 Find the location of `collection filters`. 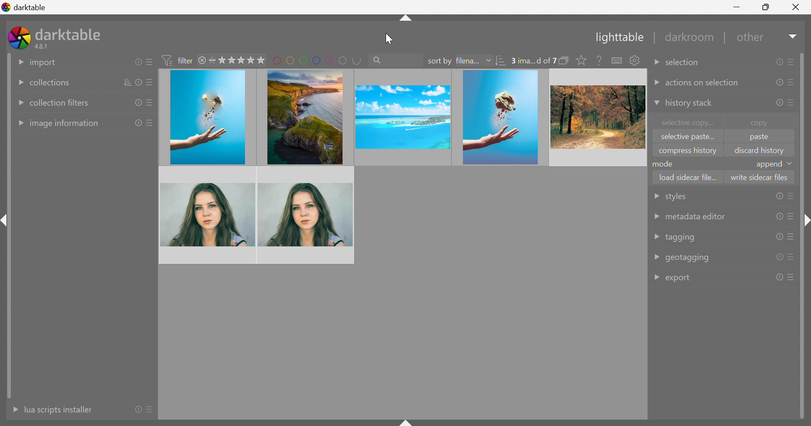

collection filters is located at coordinates (60, 103).